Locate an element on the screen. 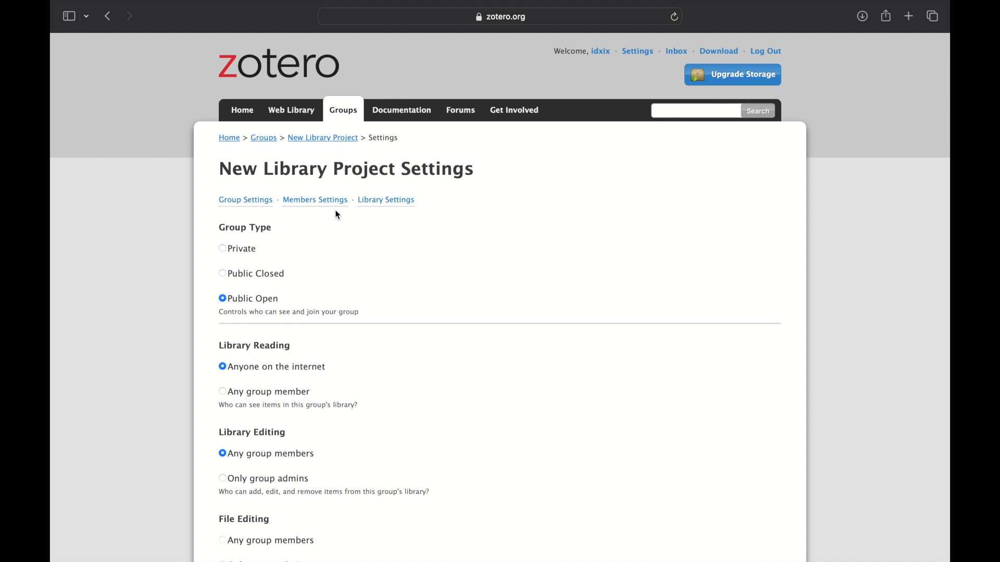 The height and width of the screenshot is (562, 1000). group type is located at coordinates (245, 227).